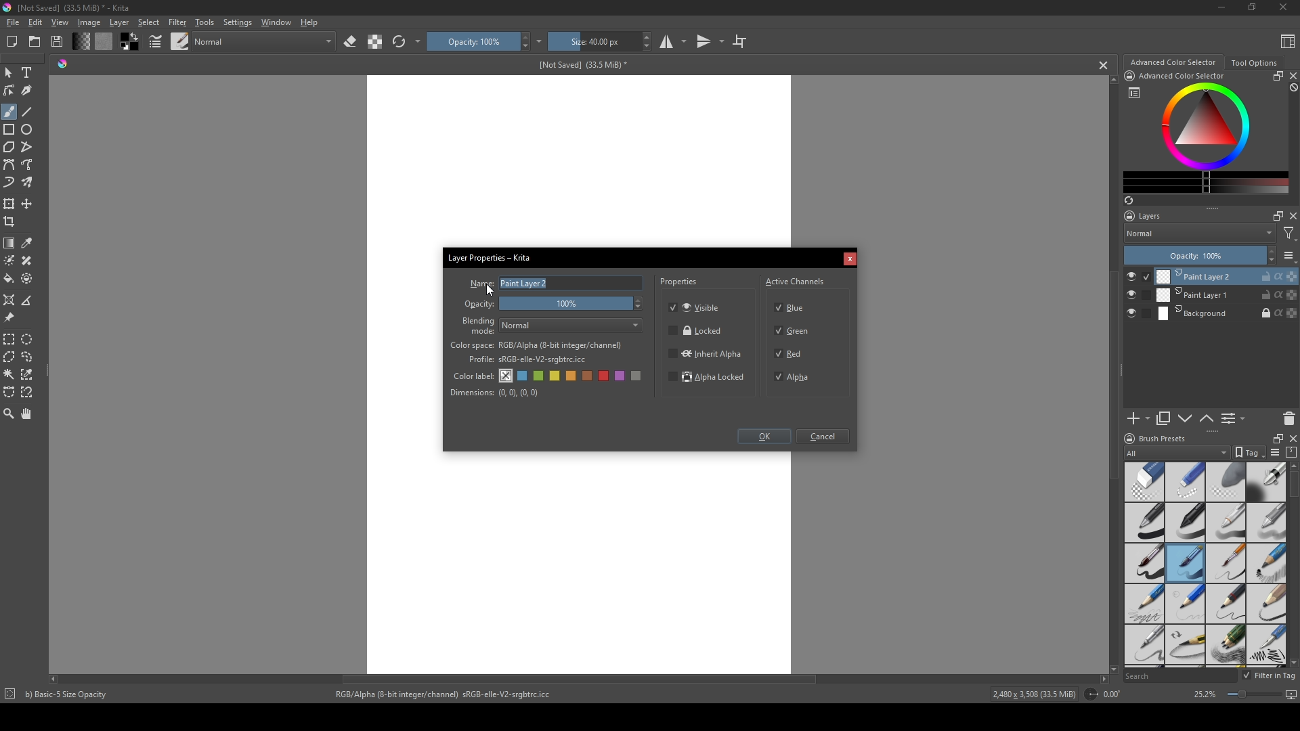 The width and height of the screenshot is (1300, 731). I want to click on crop, so click(739, 41).